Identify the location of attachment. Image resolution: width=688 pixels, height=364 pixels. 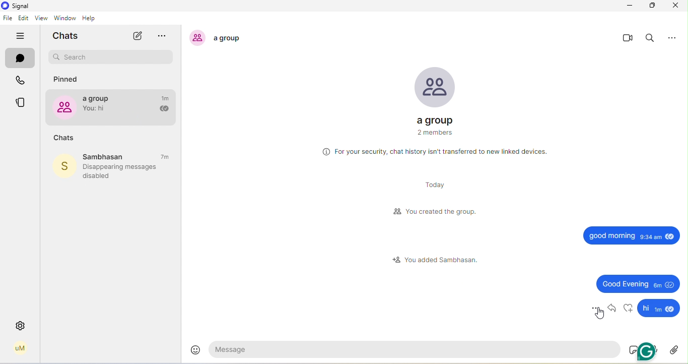
(675, 349).